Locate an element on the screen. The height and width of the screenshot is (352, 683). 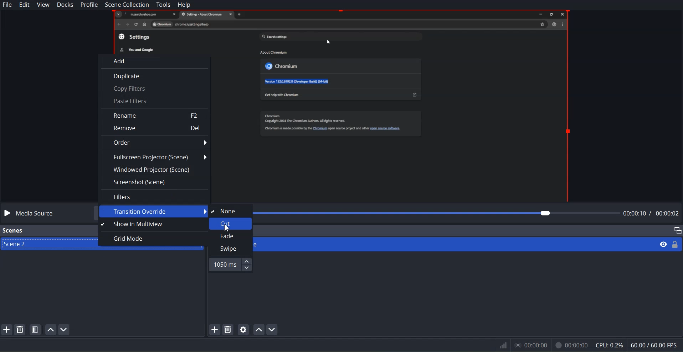
Media source is located at coordinates (30, 214).